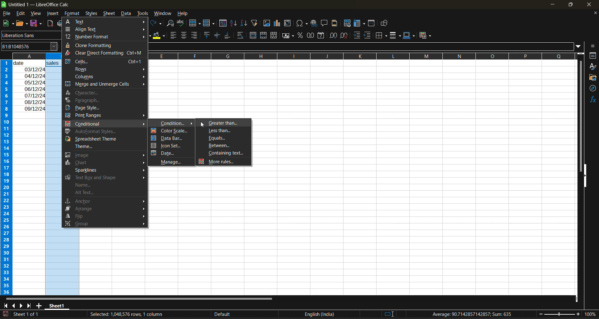 The image size is (599, 319). I want to click on date, so click(171, 153).